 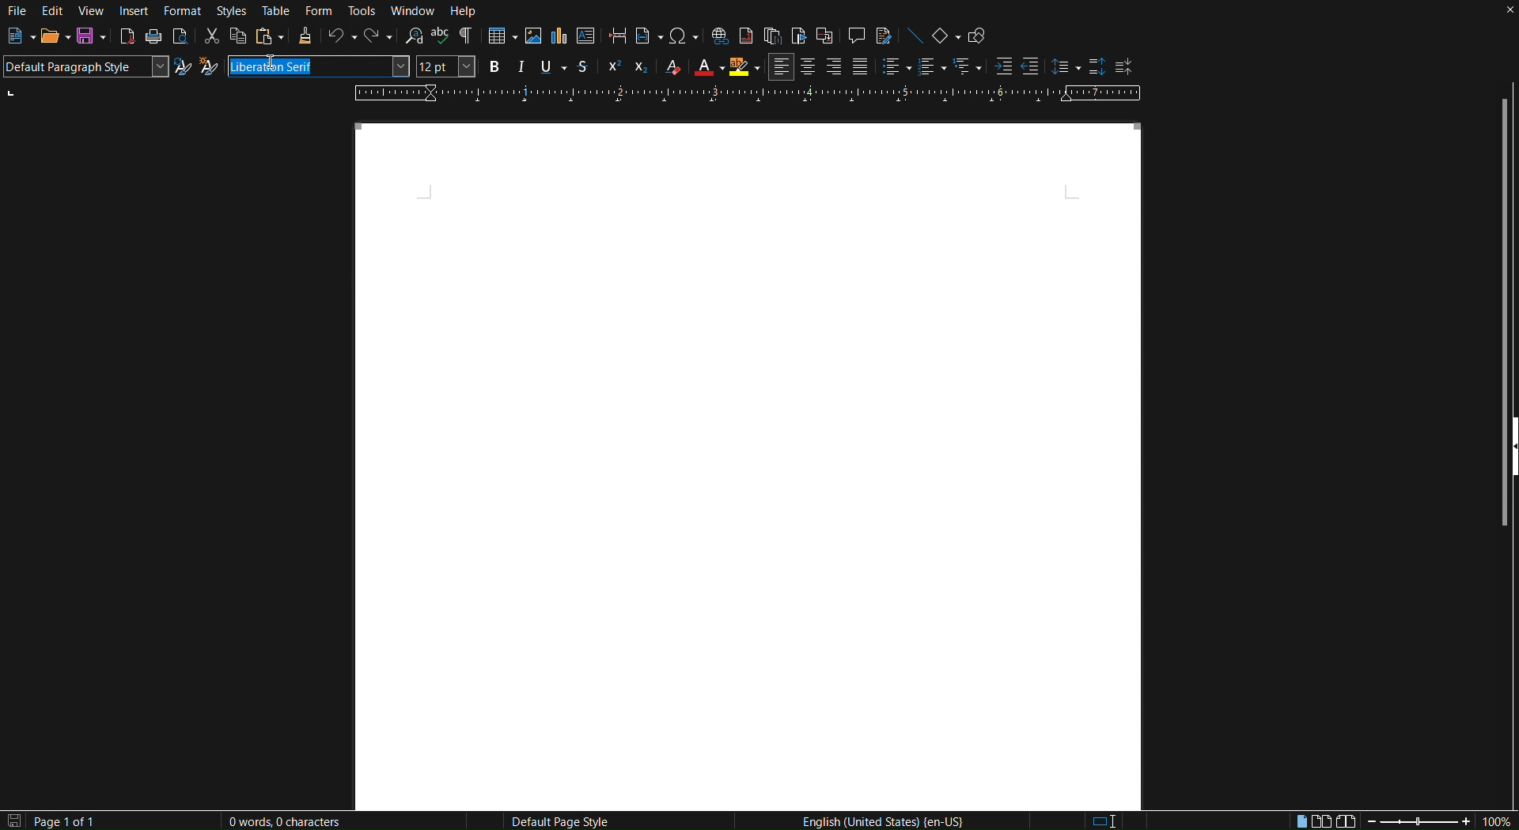 I want to click on Scrollbar, so click(x=1506, y=244).